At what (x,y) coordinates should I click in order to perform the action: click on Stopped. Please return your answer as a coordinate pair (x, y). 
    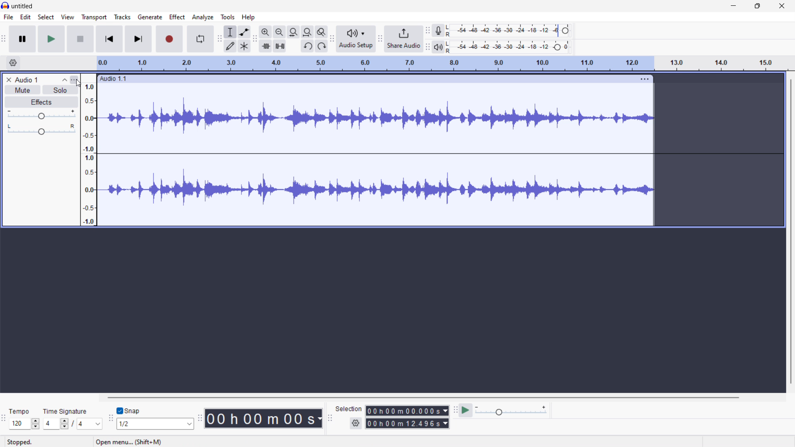
    Looking at the image, I should click on (21, 442).